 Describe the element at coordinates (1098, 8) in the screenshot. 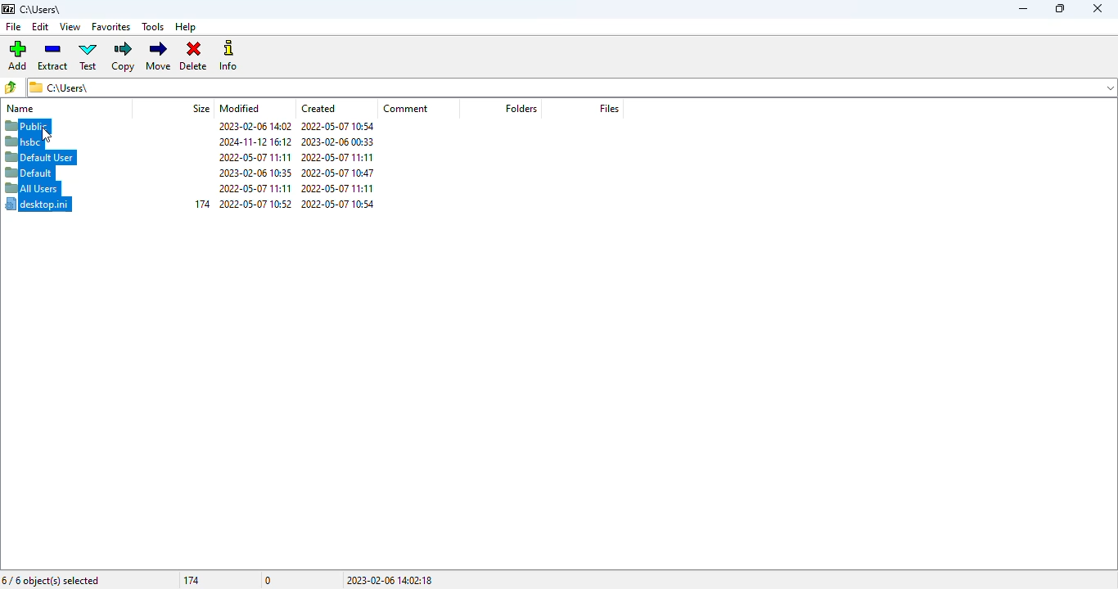

I see `close` at that location.